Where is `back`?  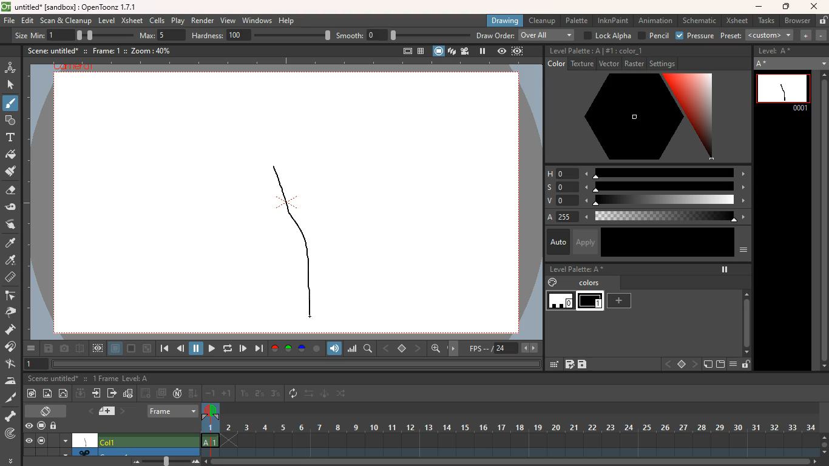
back is located at coordinates (667, 364).